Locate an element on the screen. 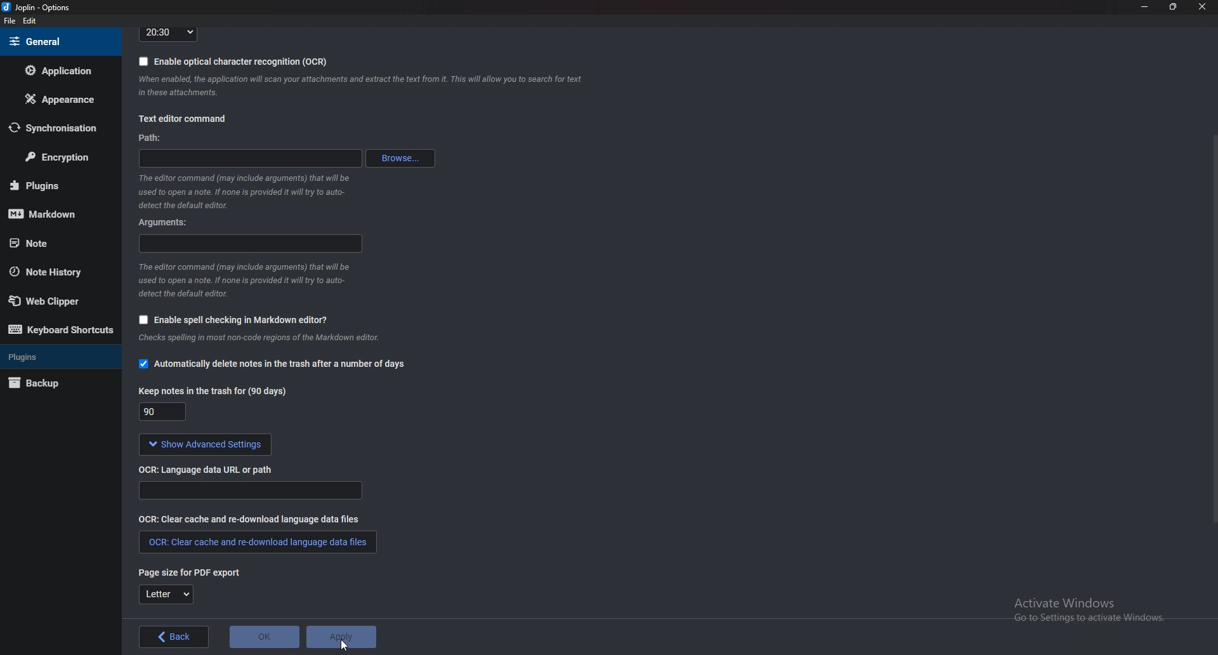 This screenshot has width=1218, height=655. resize is located at coordinates (1172, 6).